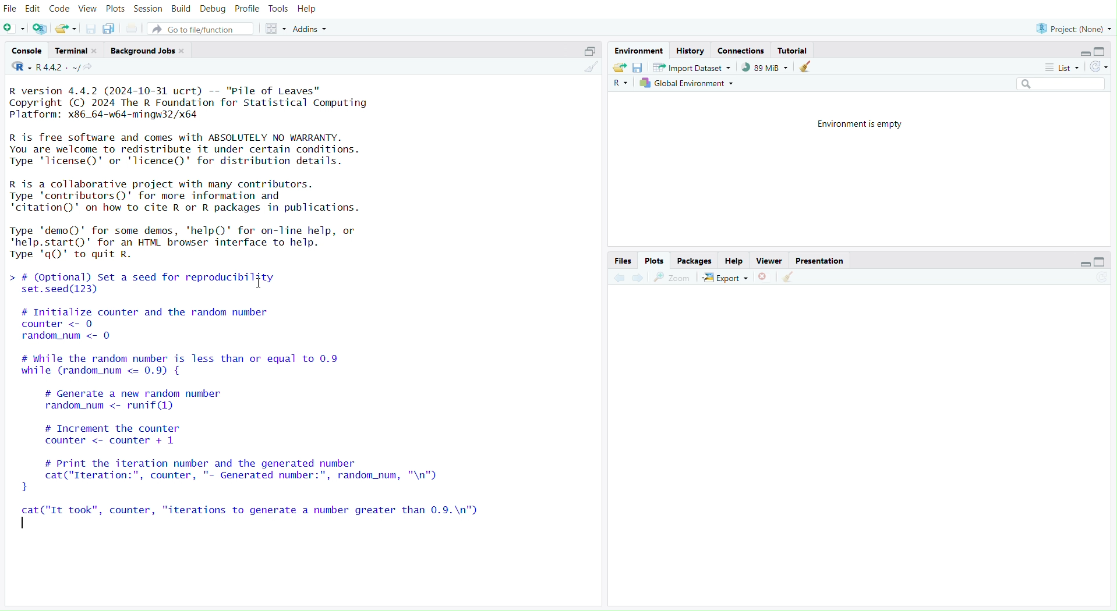 This screenshot has width=1117, height=611. What do you see at coordinates (278, 9) in the screenshot?
I see `Tools` at bounding box center [278, 9].